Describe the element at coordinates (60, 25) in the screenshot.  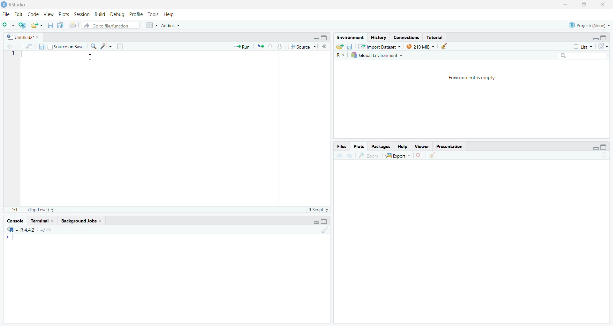
I see `Save all open files` at that location.